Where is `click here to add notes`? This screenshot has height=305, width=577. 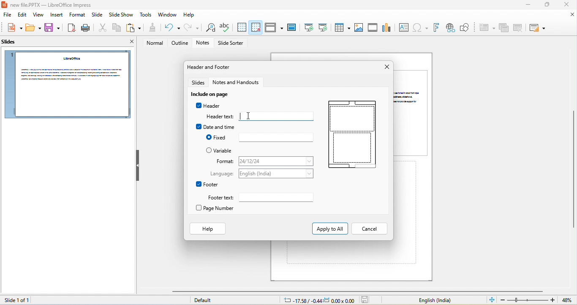
click here to add notes is located at coordinates (406, 213).